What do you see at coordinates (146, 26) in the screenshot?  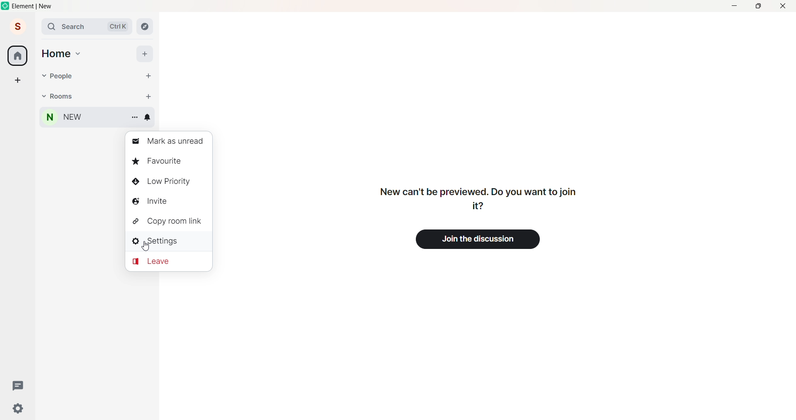 I see `explore` at bounding box center [146, 26].